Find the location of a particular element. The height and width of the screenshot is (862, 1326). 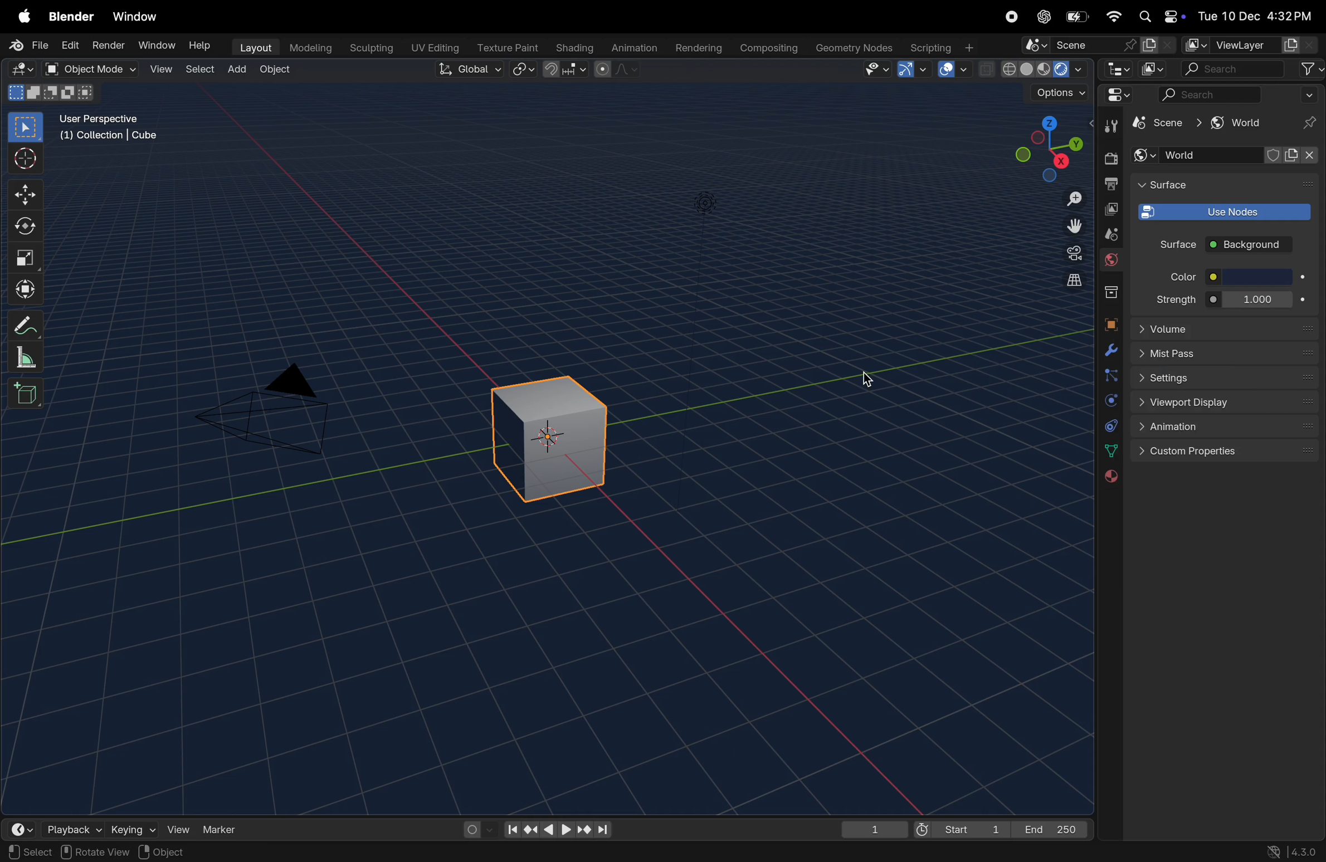

 is located at coordinates (1241, 95).